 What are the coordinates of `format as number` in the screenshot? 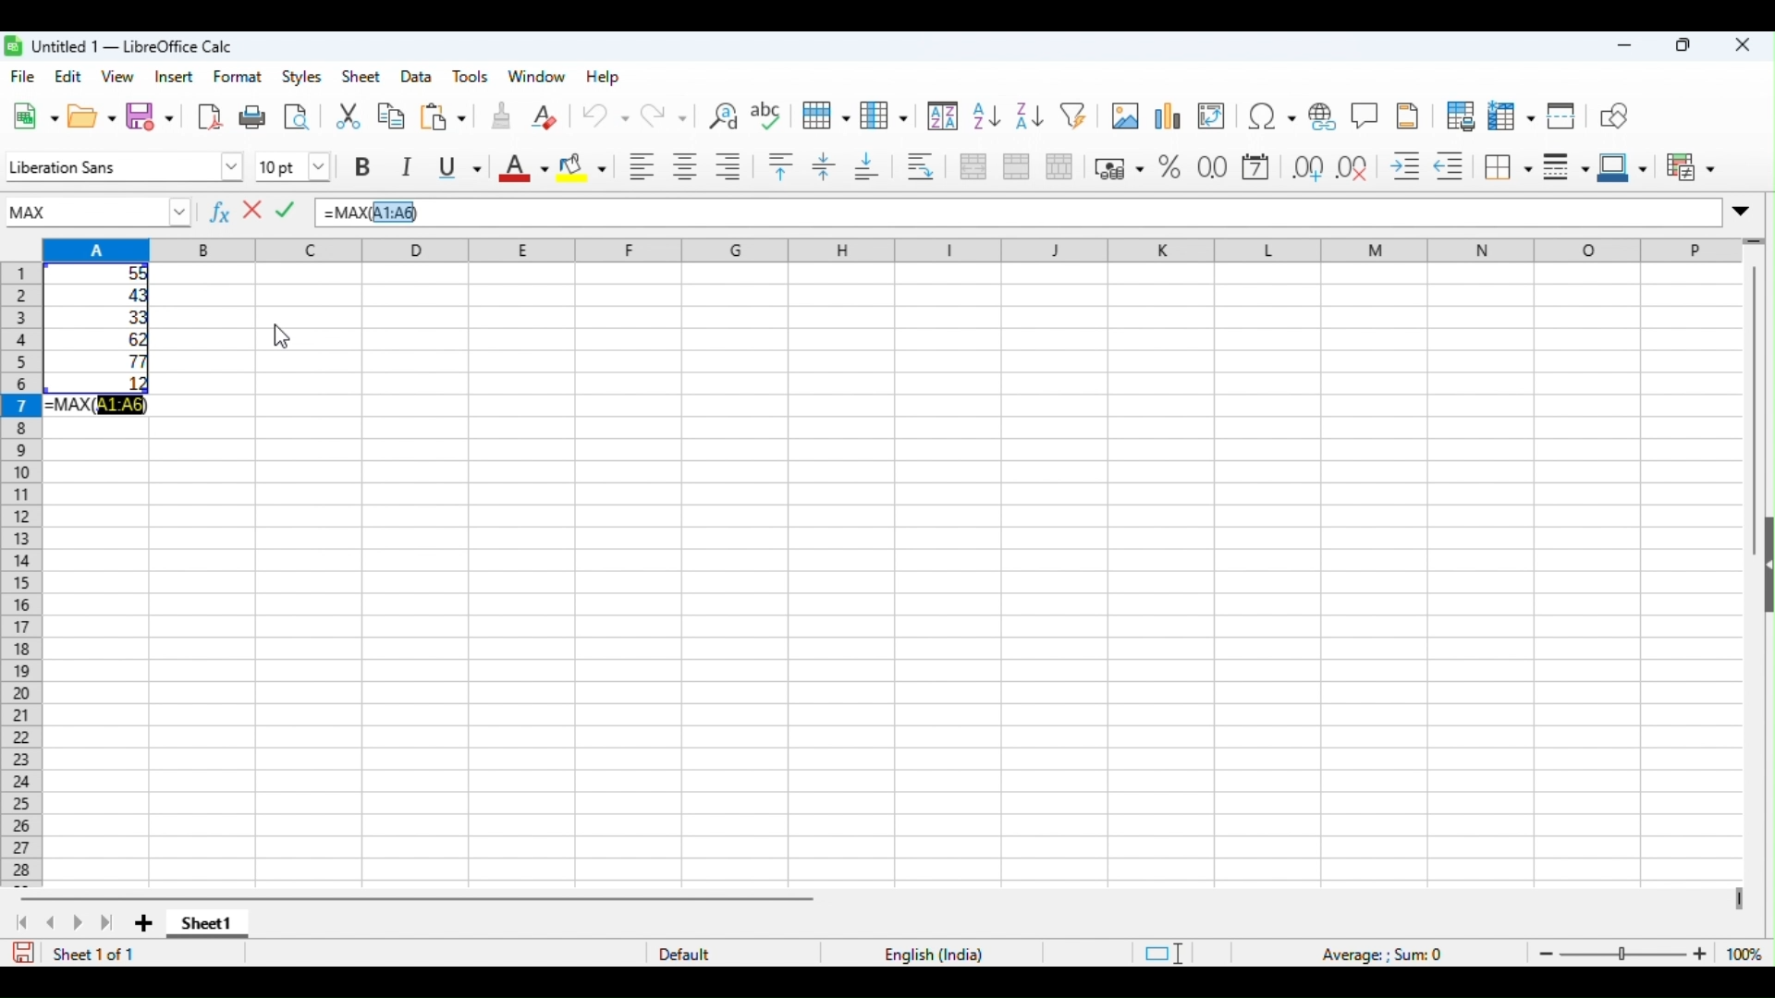 It's located at (1213, 168).